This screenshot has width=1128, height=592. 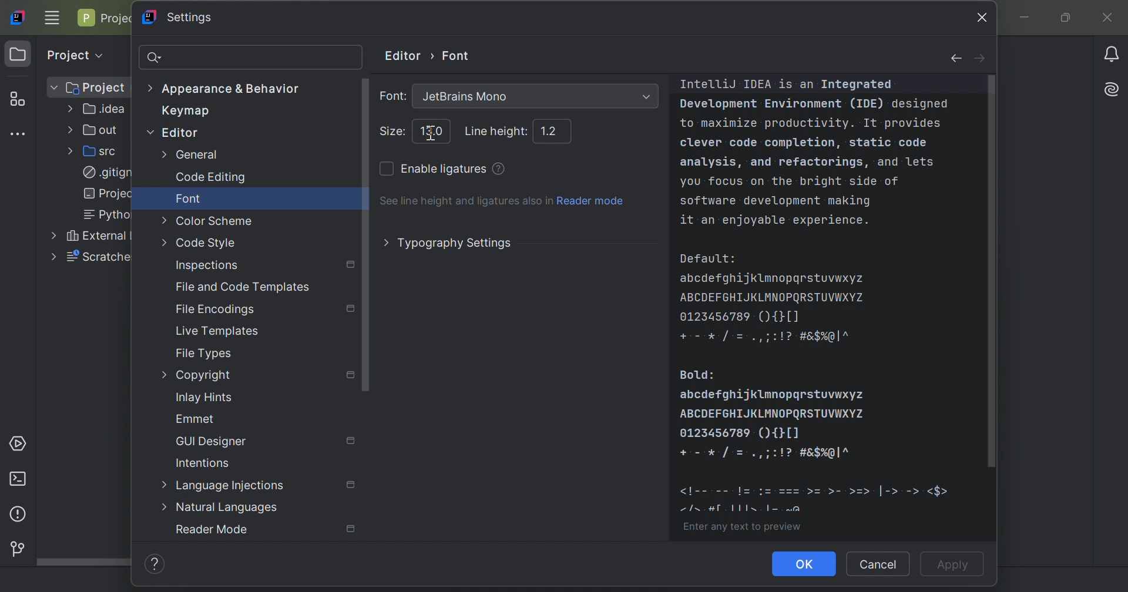 What do you see at coordinates (198, 243) in the screenshot?
I see `Code style` at bounding box center [198, 243].